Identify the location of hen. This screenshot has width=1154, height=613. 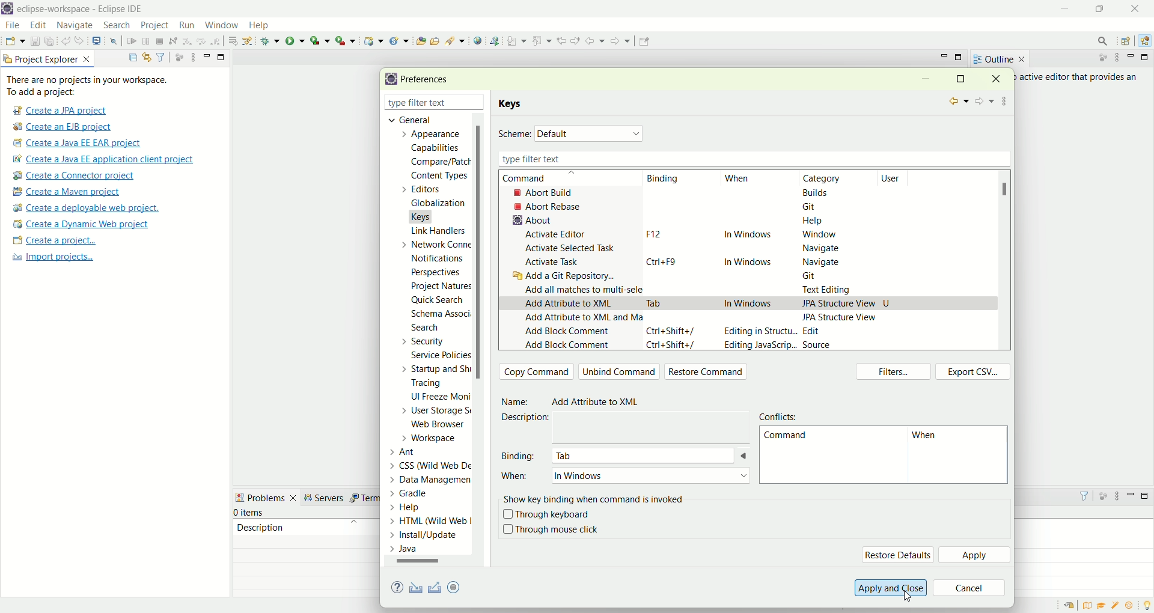
(928, 438).